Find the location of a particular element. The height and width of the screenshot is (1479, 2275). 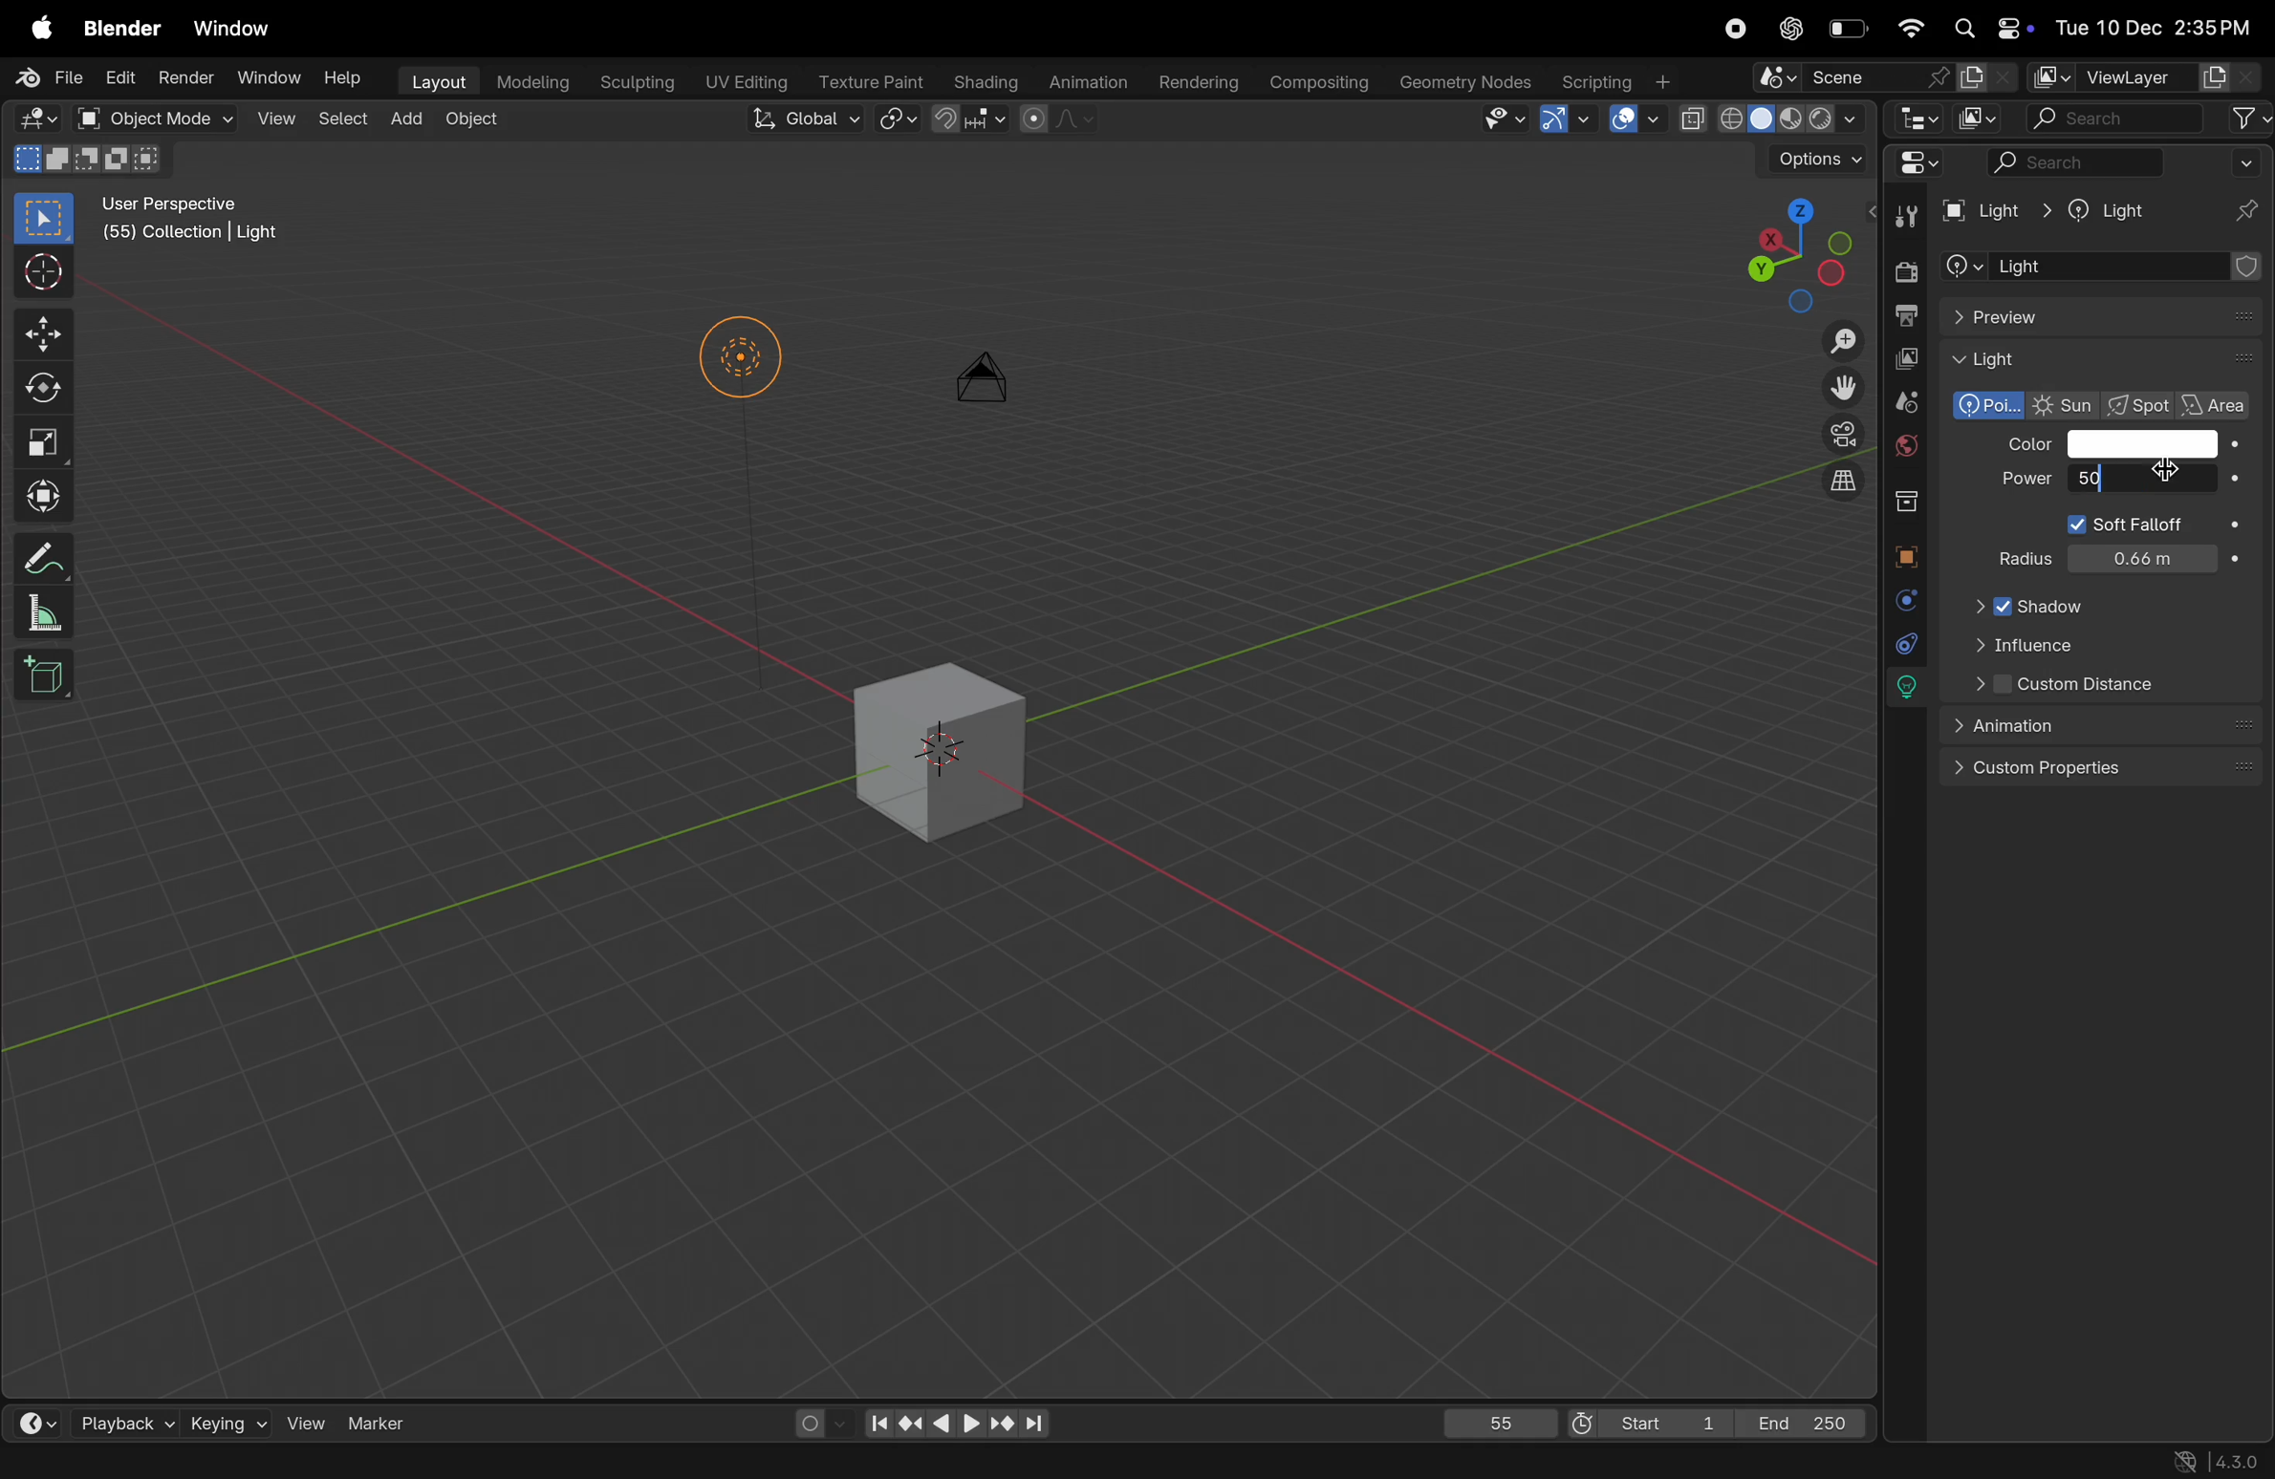

rendering is located at coordinates (1198, 76).